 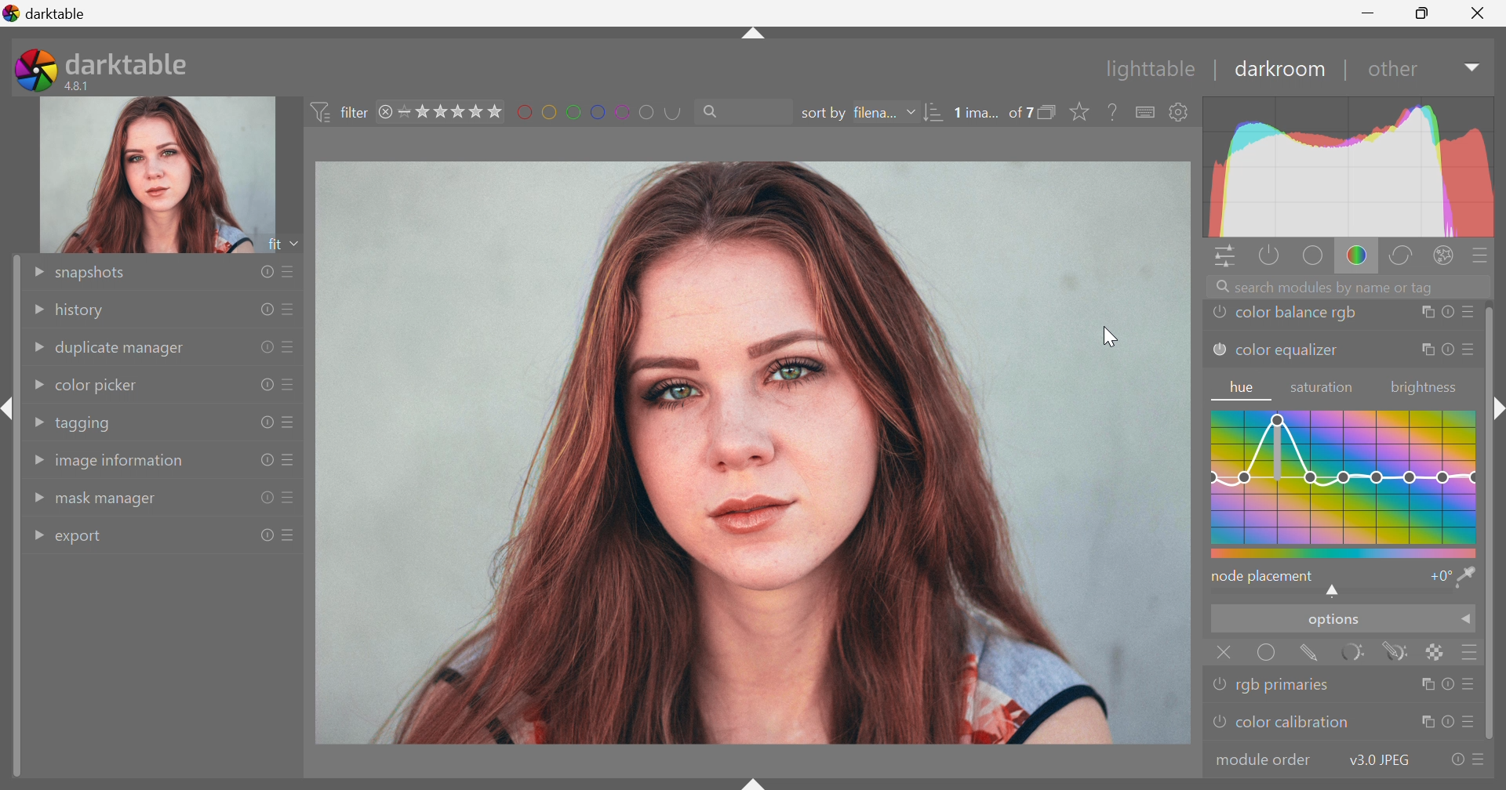 What do you see at coordinates (1221, 257) in the screenshot?
I see `quick access panel` at bounding box center [1221, 257].